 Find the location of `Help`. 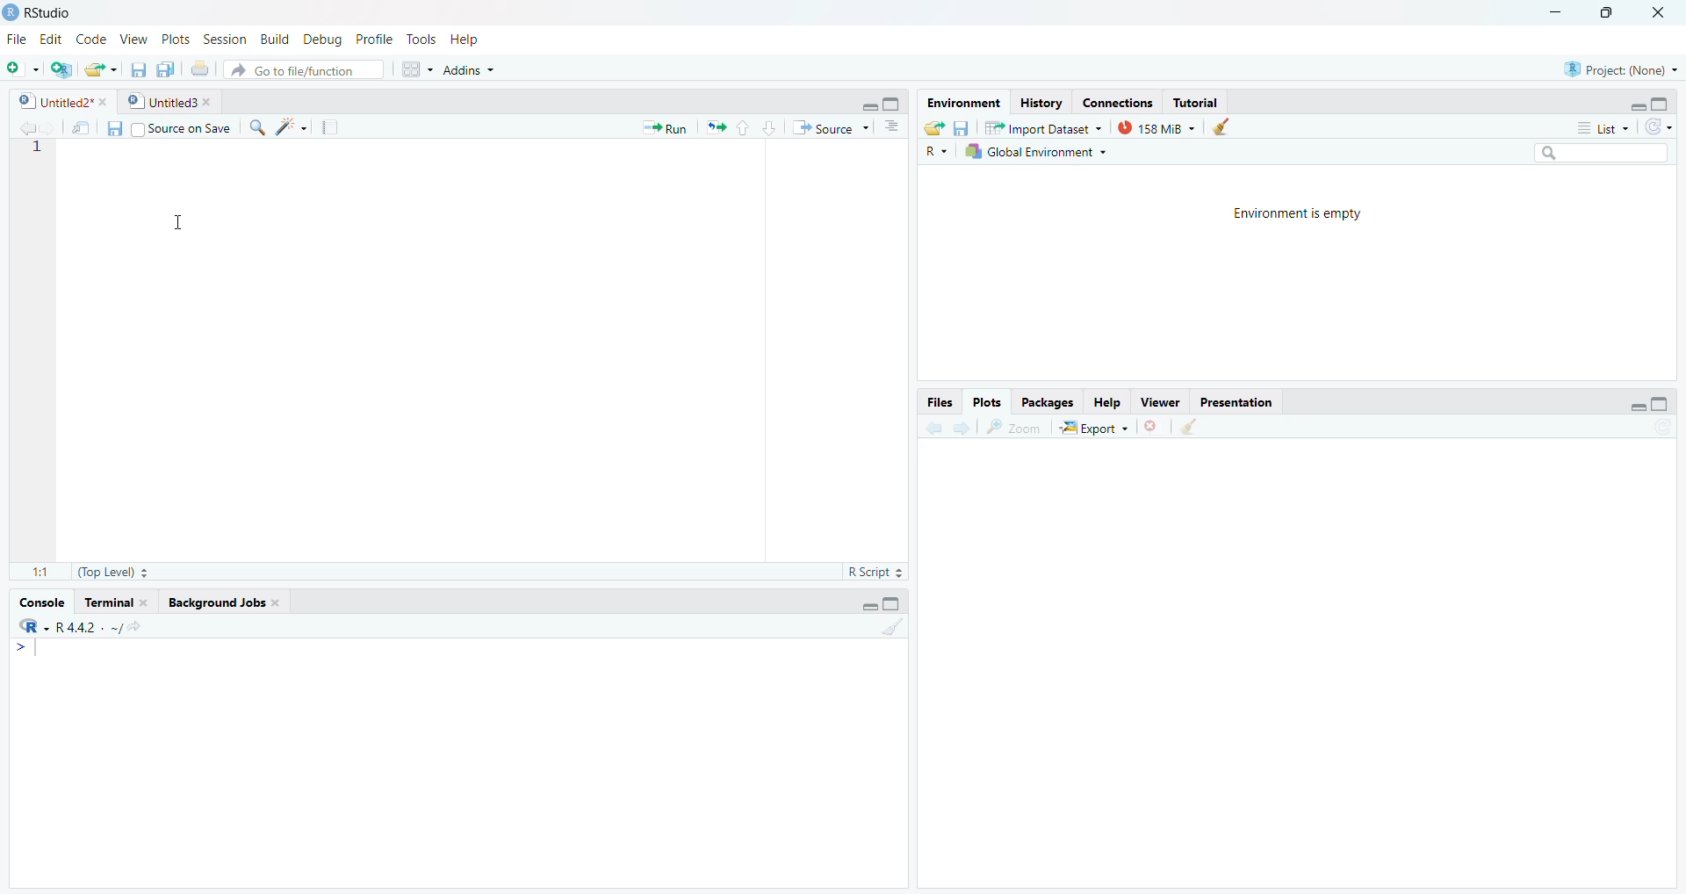

Help is located at coordinates (483, 39).